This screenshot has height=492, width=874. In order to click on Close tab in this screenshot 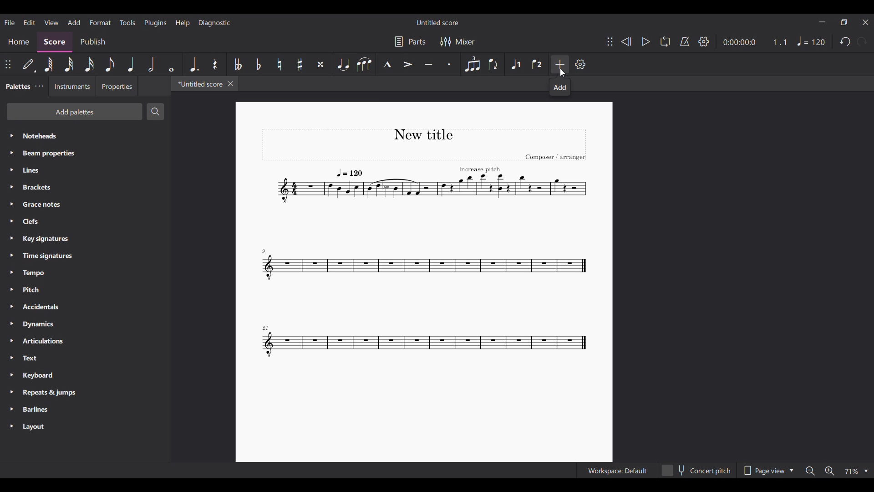, I will do `click(230, 84)`.